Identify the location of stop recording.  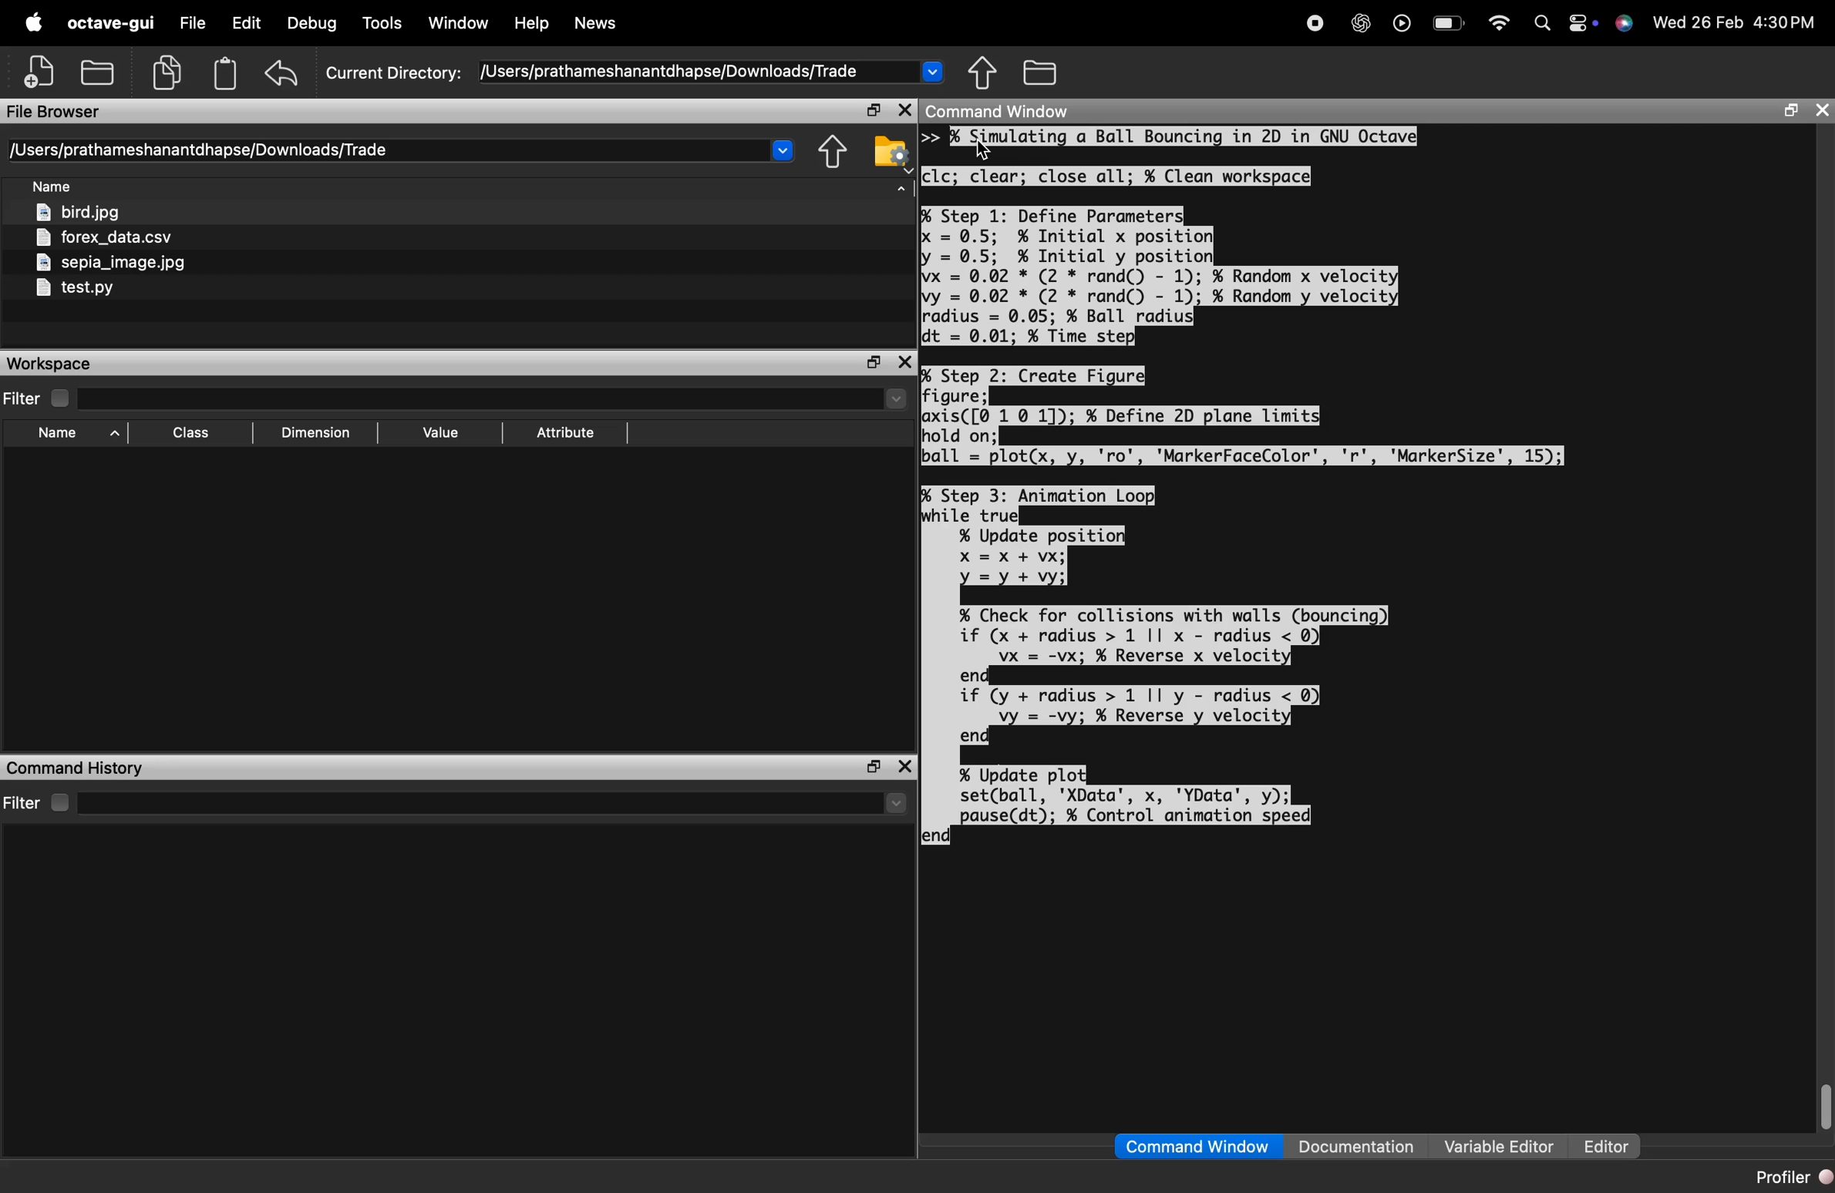
(1316, 22).